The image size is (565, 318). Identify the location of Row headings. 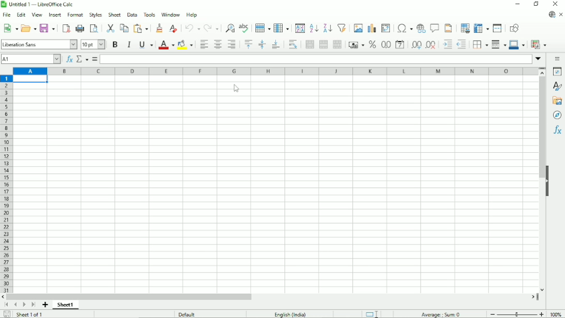
(7, 184).